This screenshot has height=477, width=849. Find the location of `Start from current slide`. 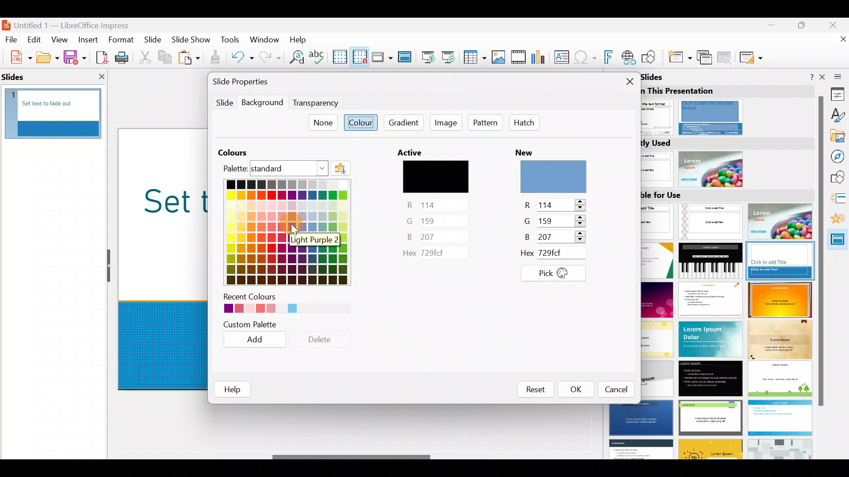

Start from current slide is located at coordinates (451, 57).